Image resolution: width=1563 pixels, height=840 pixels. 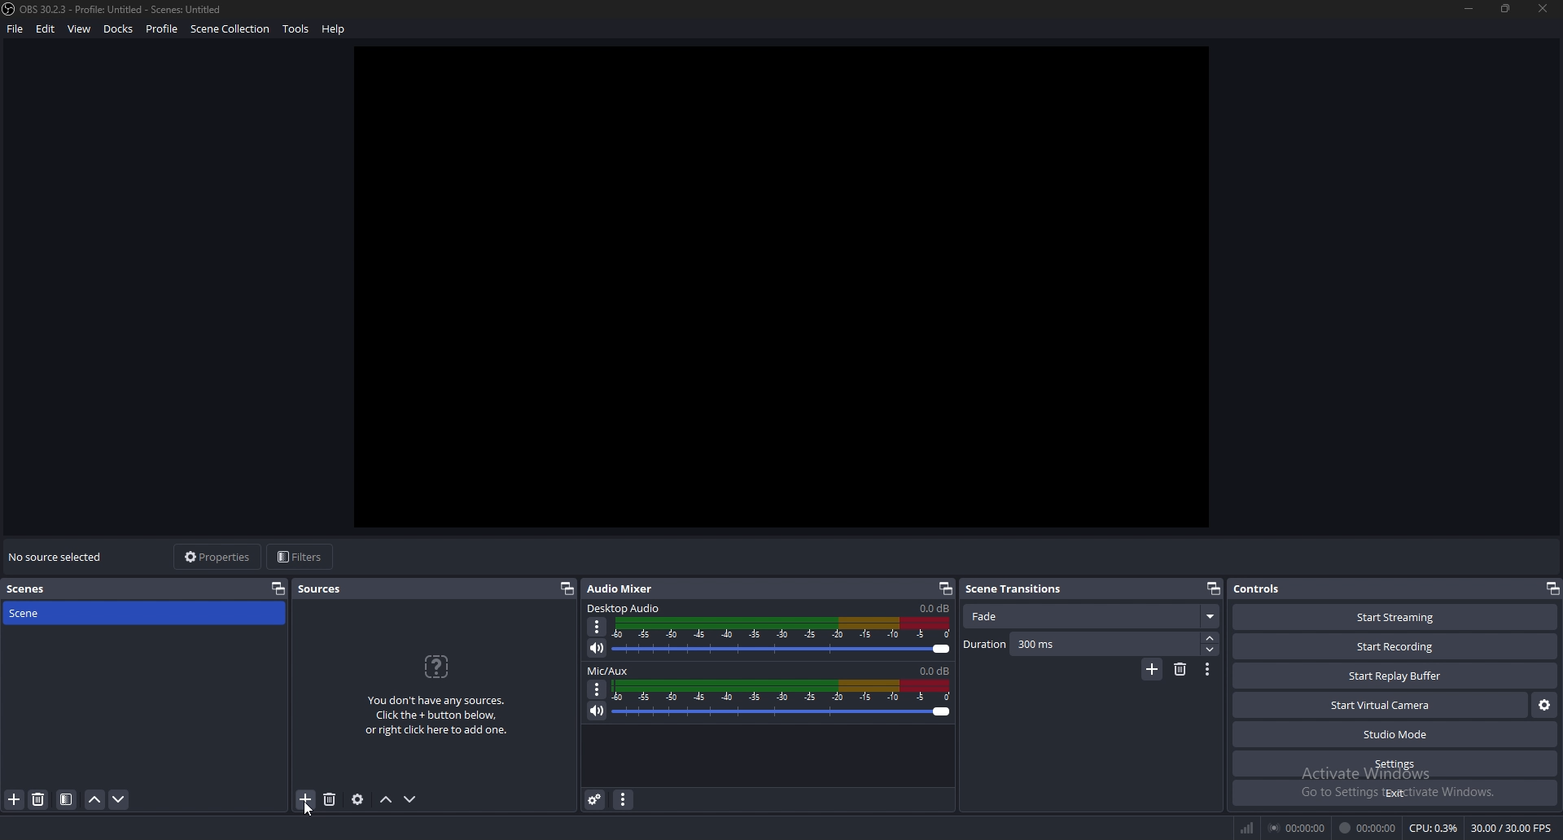 I want to click on source properties, so click(x=358, y=799).